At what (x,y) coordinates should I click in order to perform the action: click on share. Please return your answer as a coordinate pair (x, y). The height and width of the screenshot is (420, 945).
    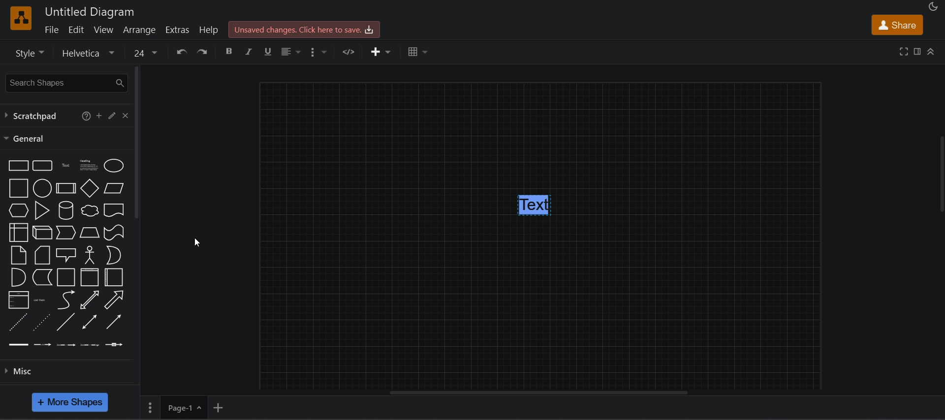
    Looking at the image, I should click on (898, 25).